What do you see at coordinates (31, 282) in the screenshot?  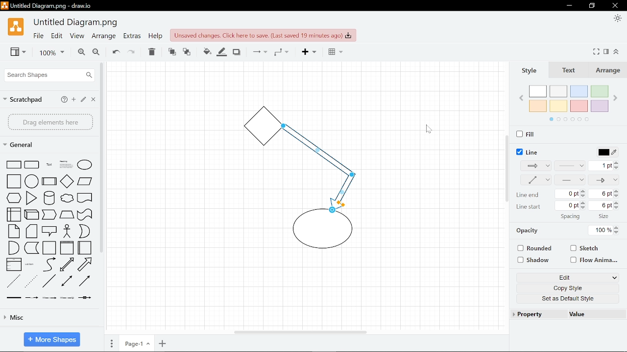 I see `shape` at bounding box center [31, 282].